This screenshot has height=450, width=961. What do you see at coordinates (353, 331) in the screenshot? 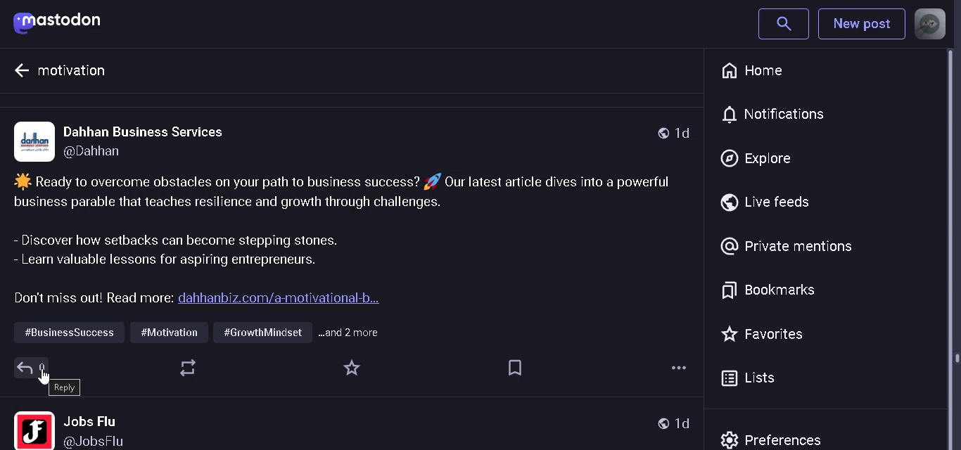
I see `...and 2 more` at bounding box center [353, 331].